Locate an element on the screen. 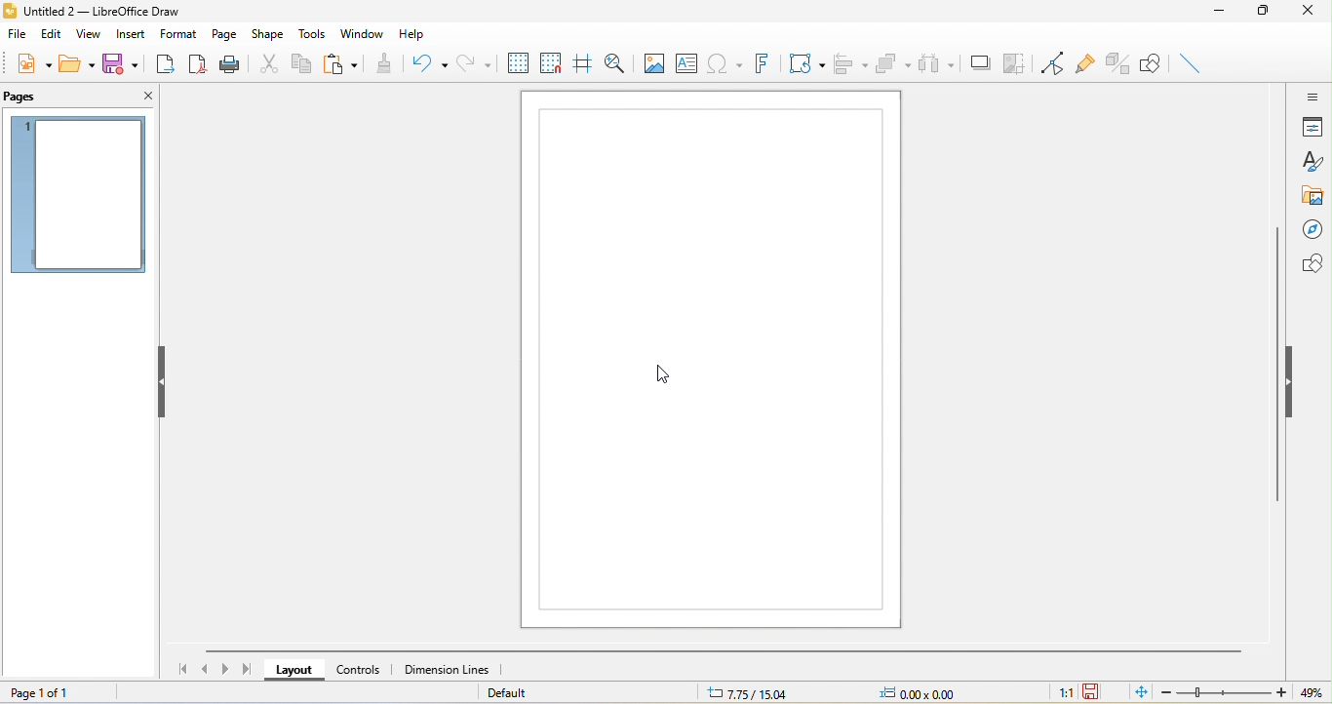 The width and height of the screenshot is (1332, 704). text box is located at coordinates (685, 64).